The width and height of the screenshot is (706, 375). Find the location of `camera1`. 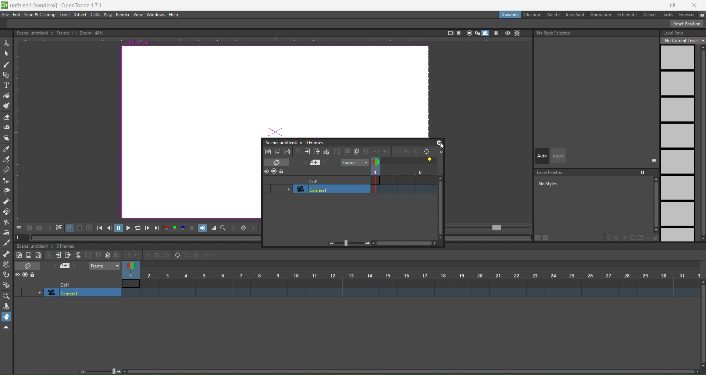

camera1 is located at coordinates (330, 189).